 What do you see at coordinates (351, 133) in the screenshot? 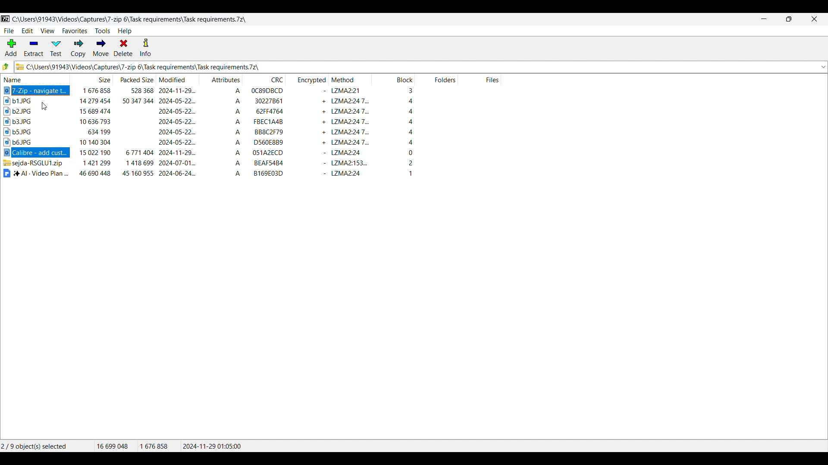
I see `encryption method` at bounding box center [351, 133].